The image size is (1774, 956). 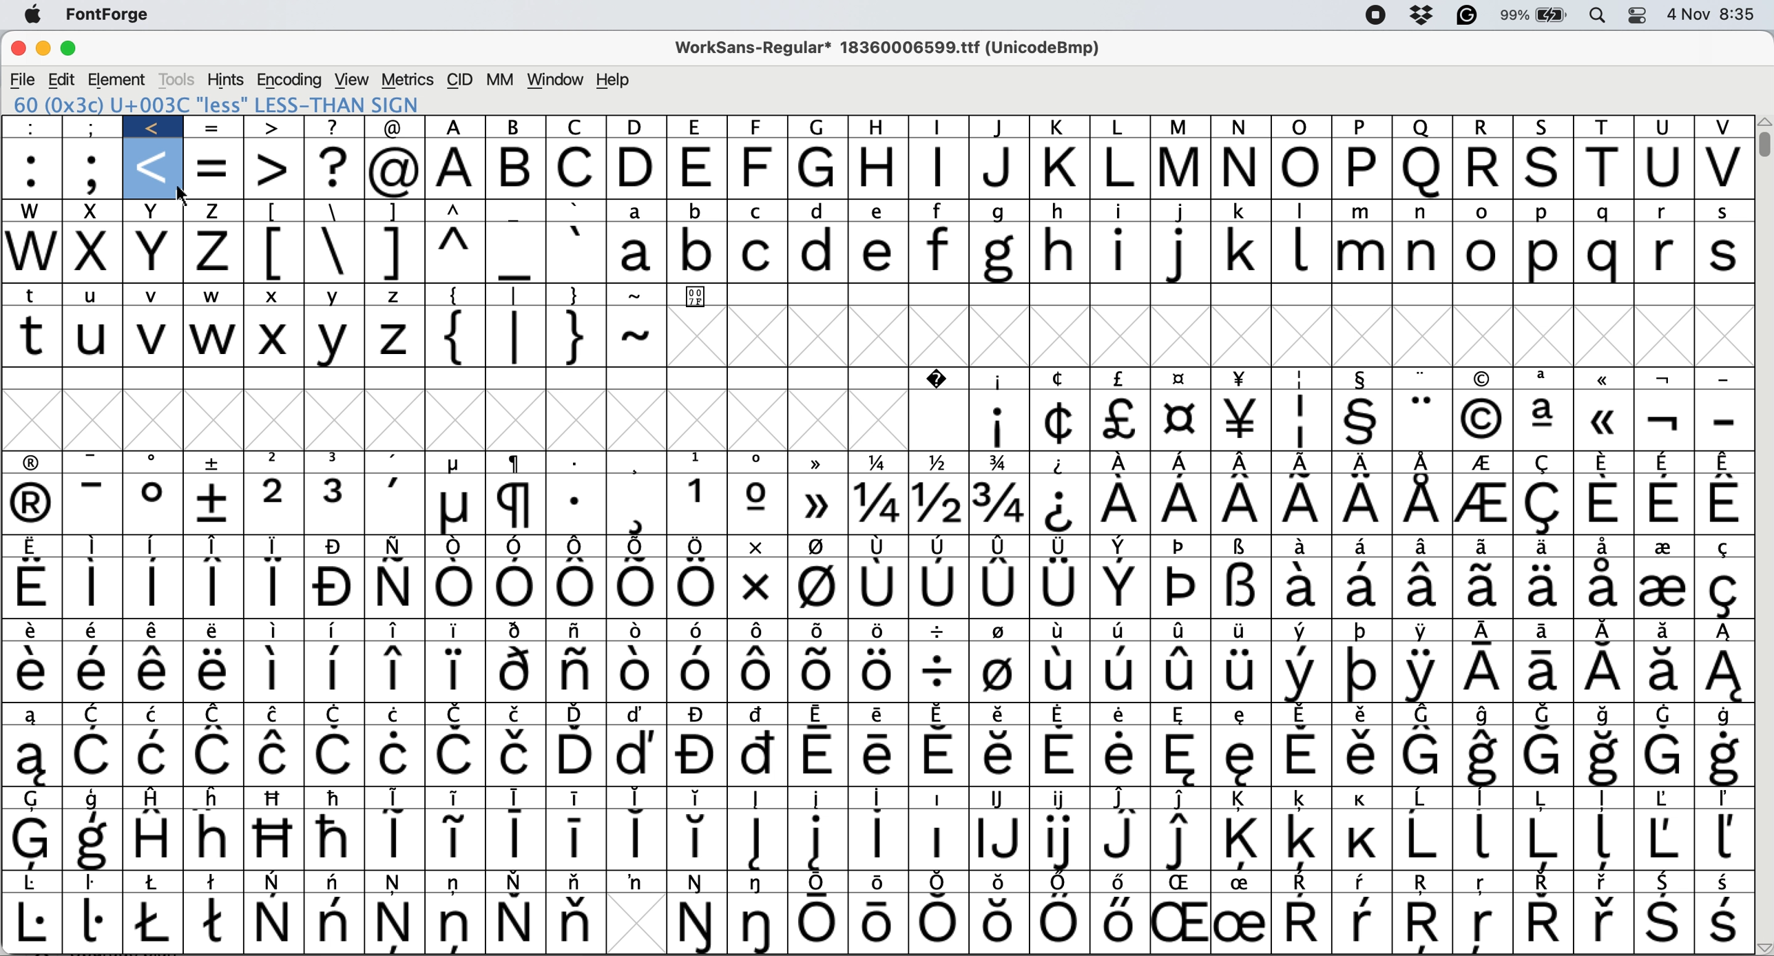 I want to click on Symbol, so click(x=754, y=630).